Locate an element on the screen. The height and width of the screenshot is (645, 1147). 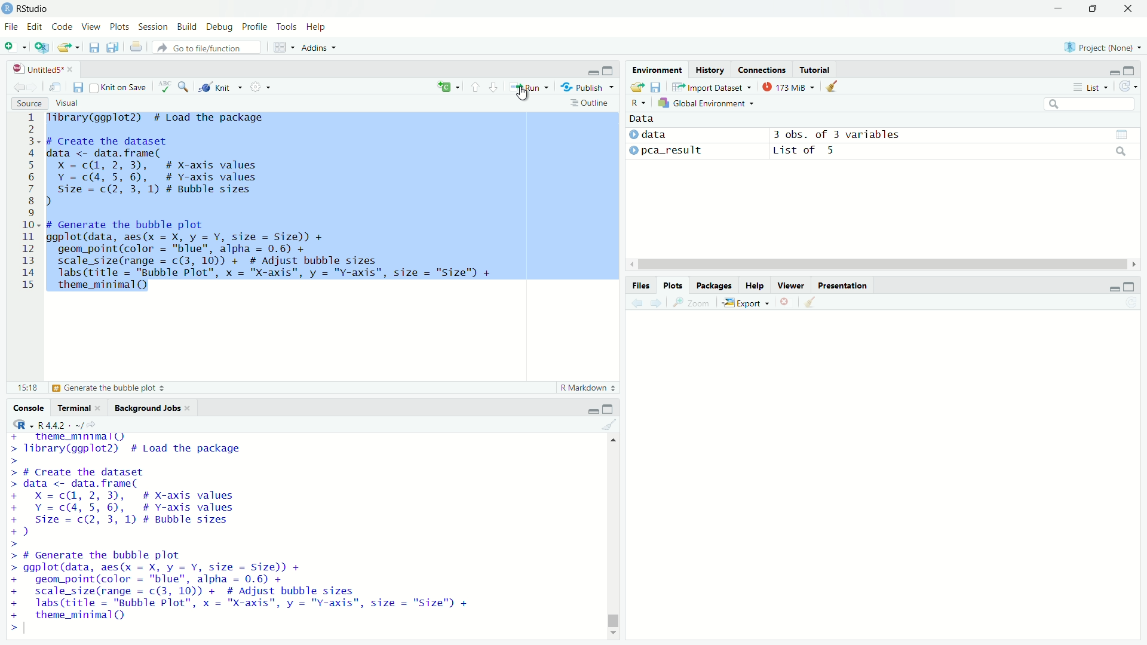
build is located at coordinates (188, 27).